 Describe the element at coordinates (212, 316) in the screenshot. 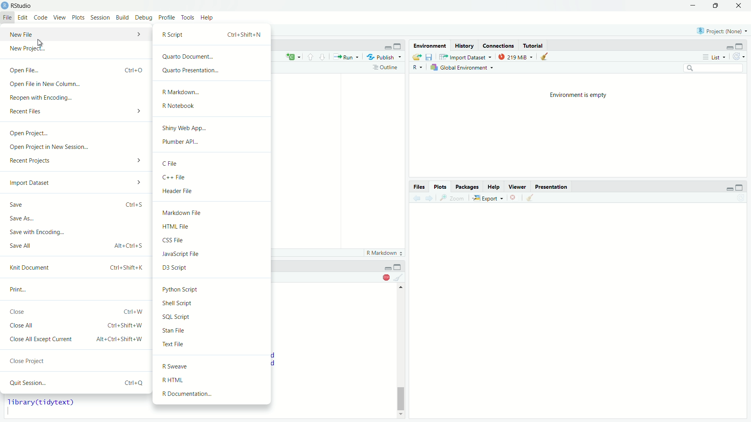

I see `SQL Script` at that location.